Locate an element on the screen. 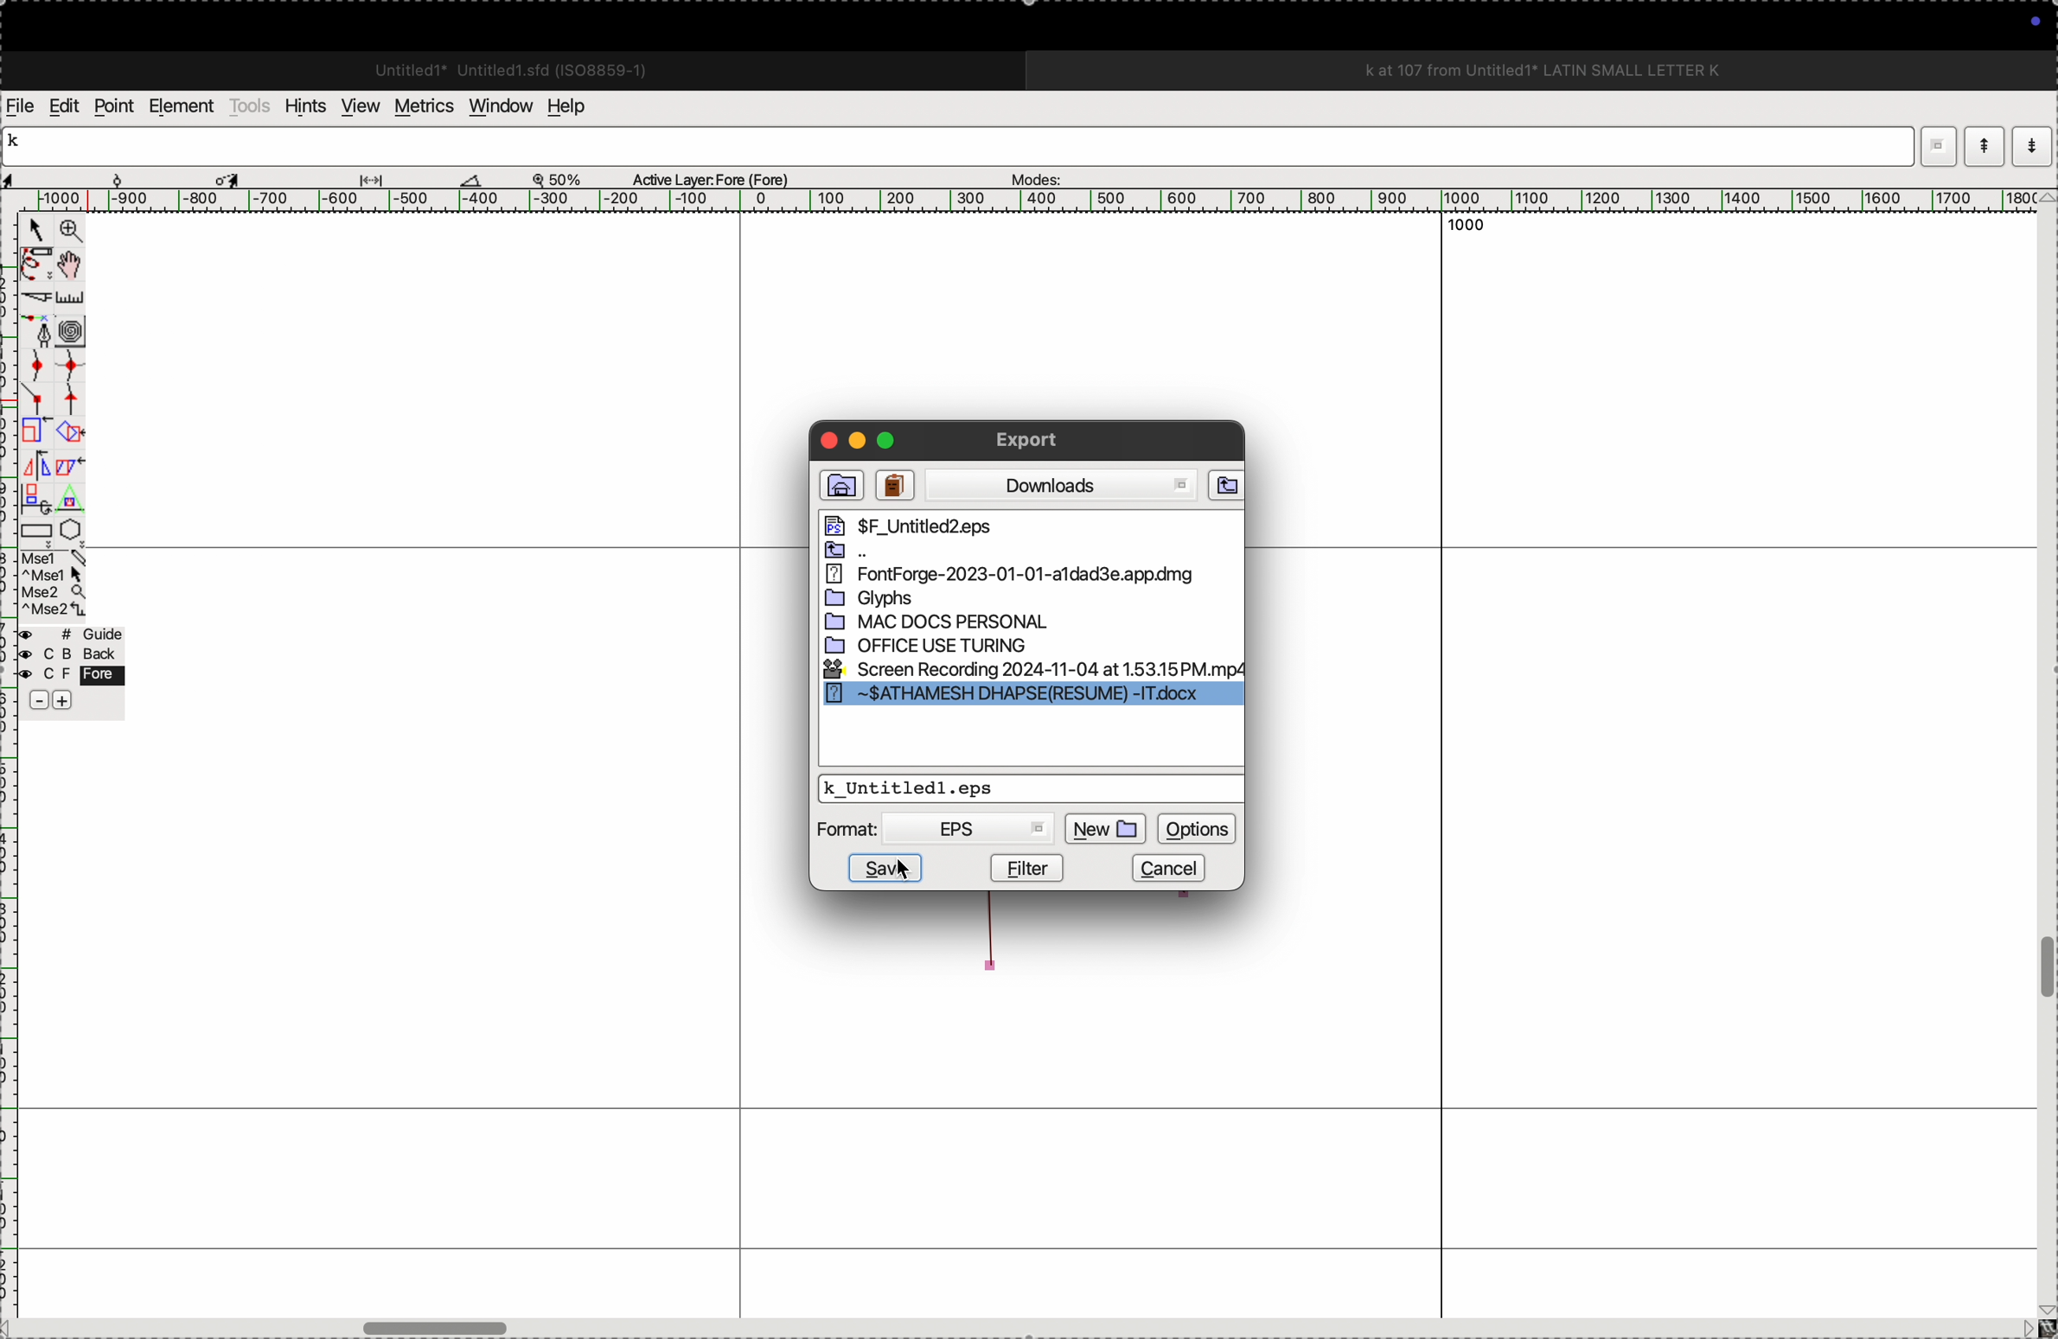 The width and height of the screenshot is (2058, 1339). options is located at coordinates (1197, 826).